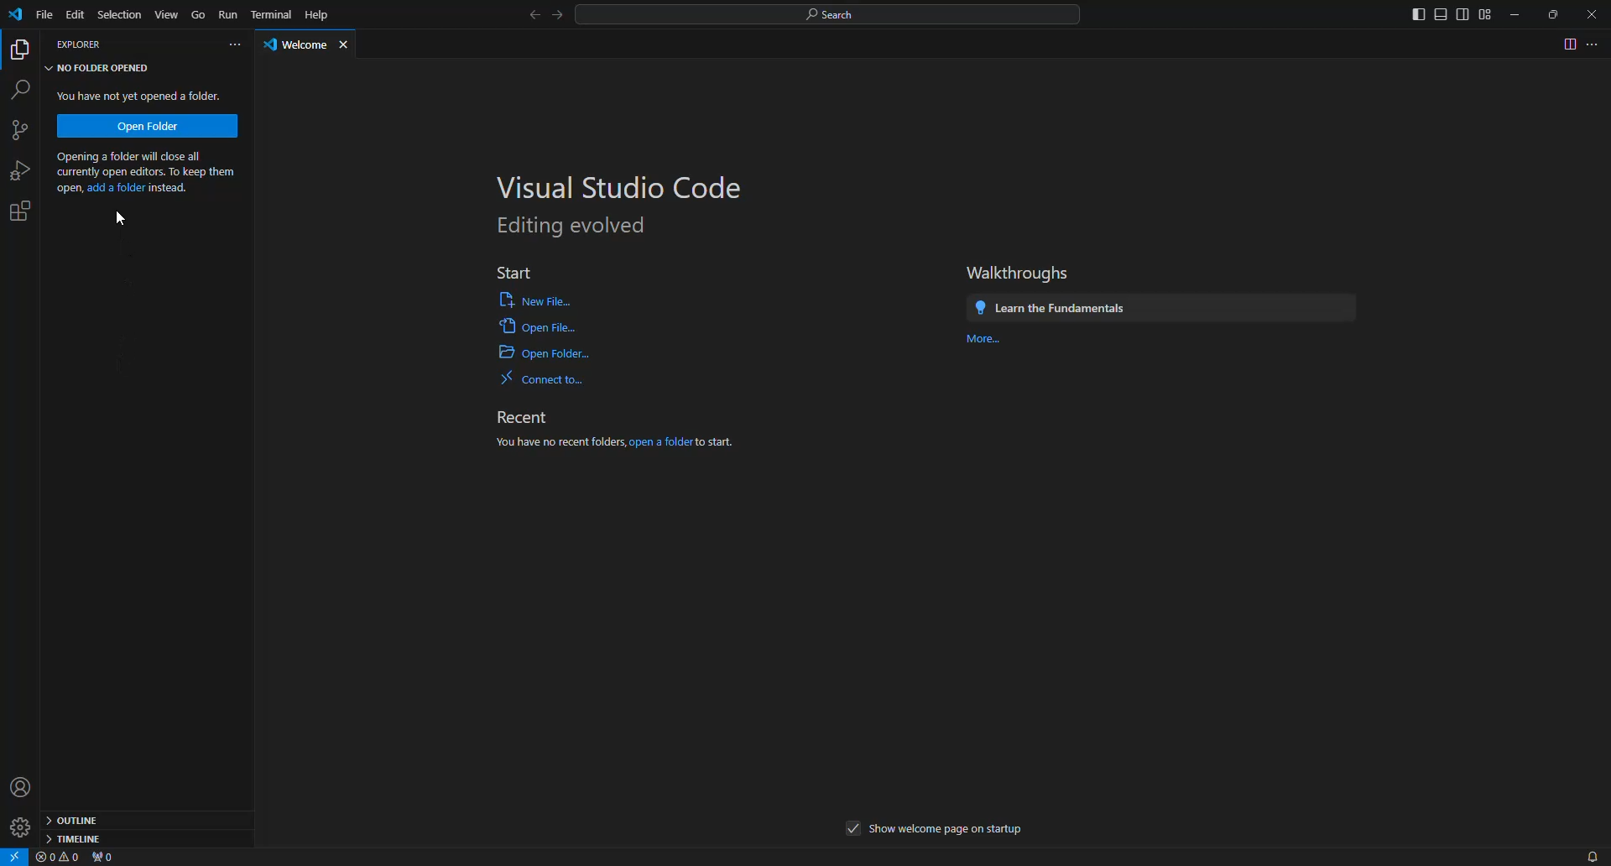  I want to click on connect to, so click(545, 379).